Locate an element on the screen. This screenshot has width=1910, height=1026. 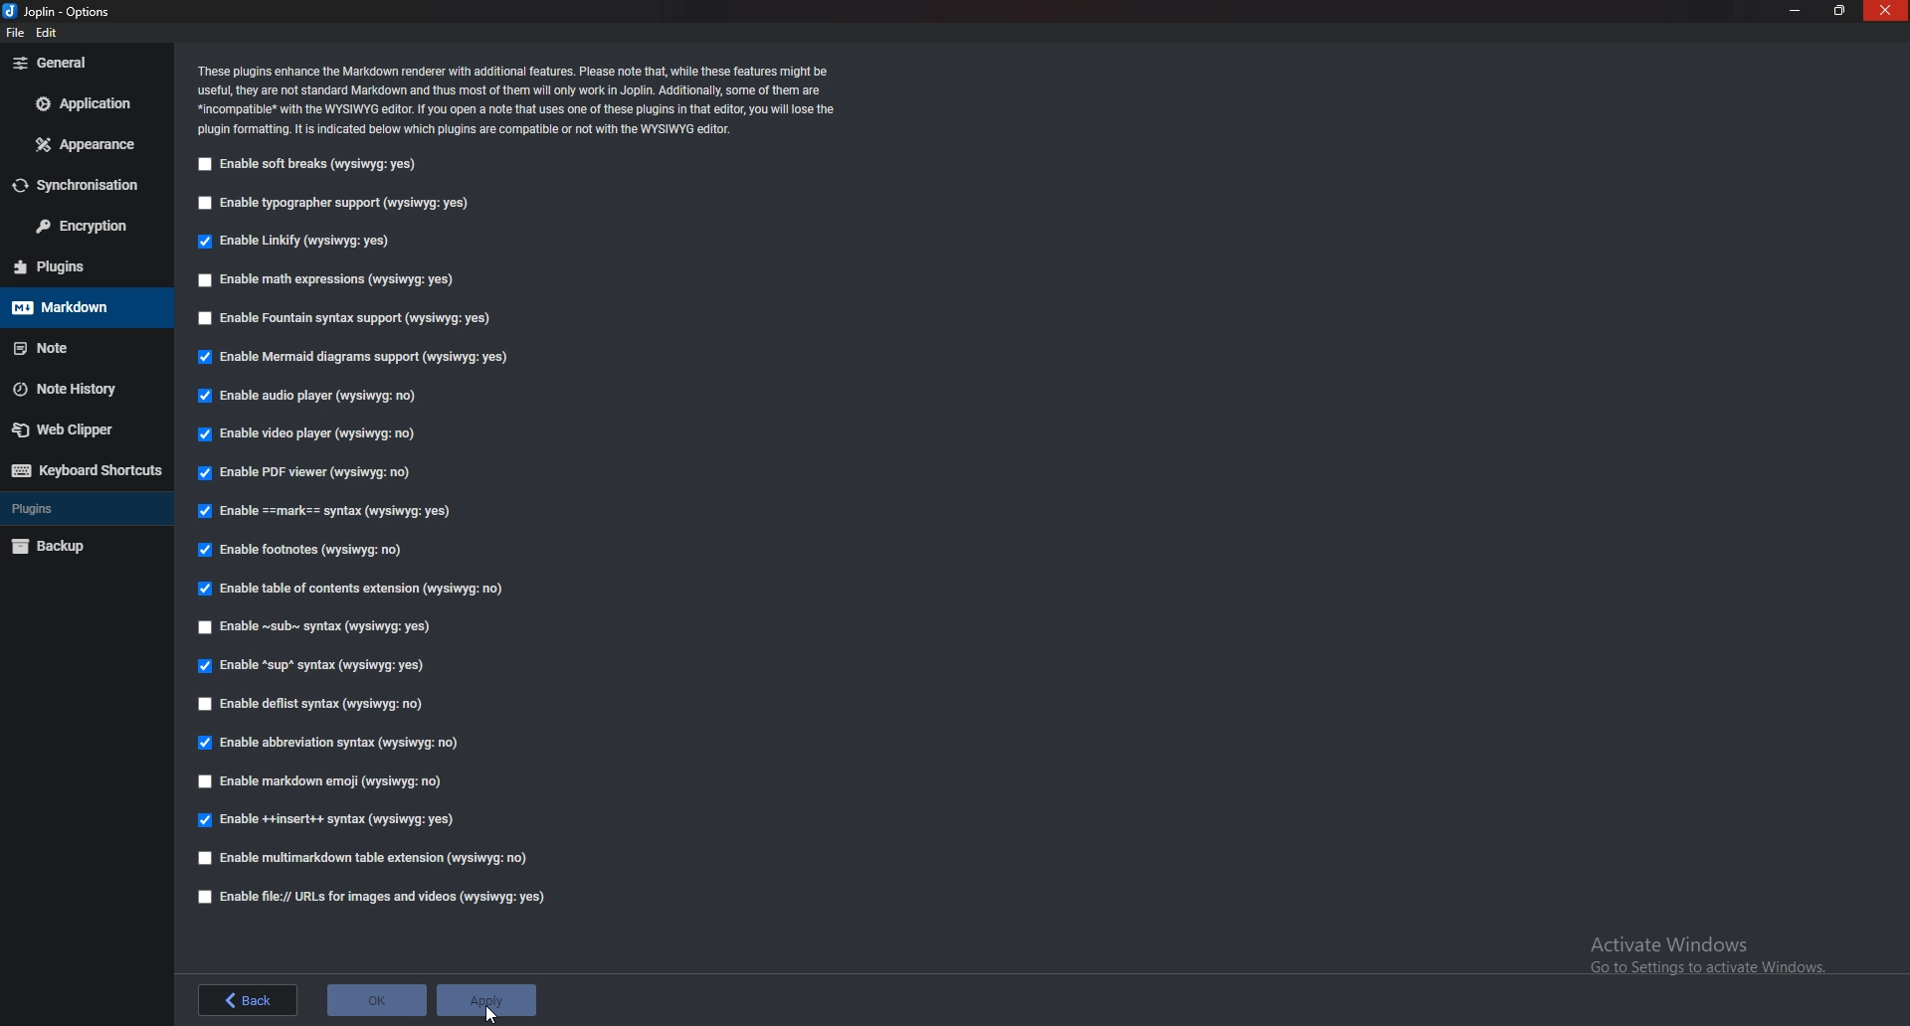
Enable linkify is located at coordinates (298, 240).